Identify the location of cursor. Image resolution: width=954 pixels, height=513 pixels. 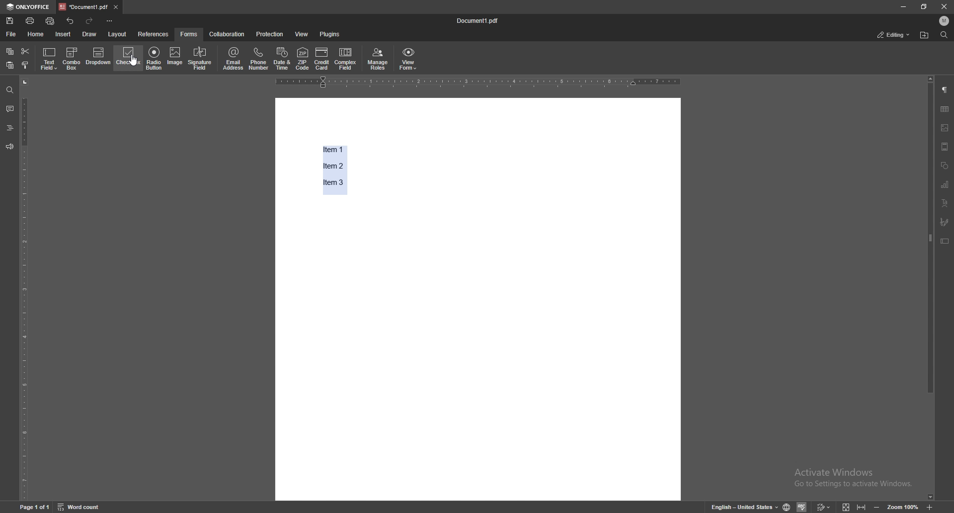
(139, 66).